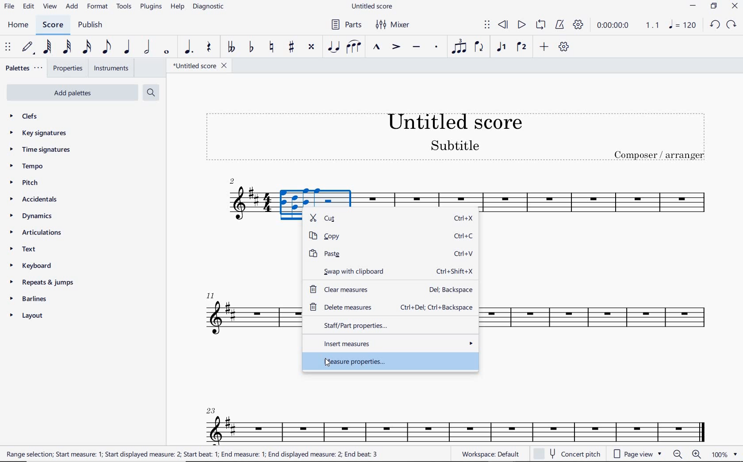  I want to click on PLAY SPEED, so click(628, 26).